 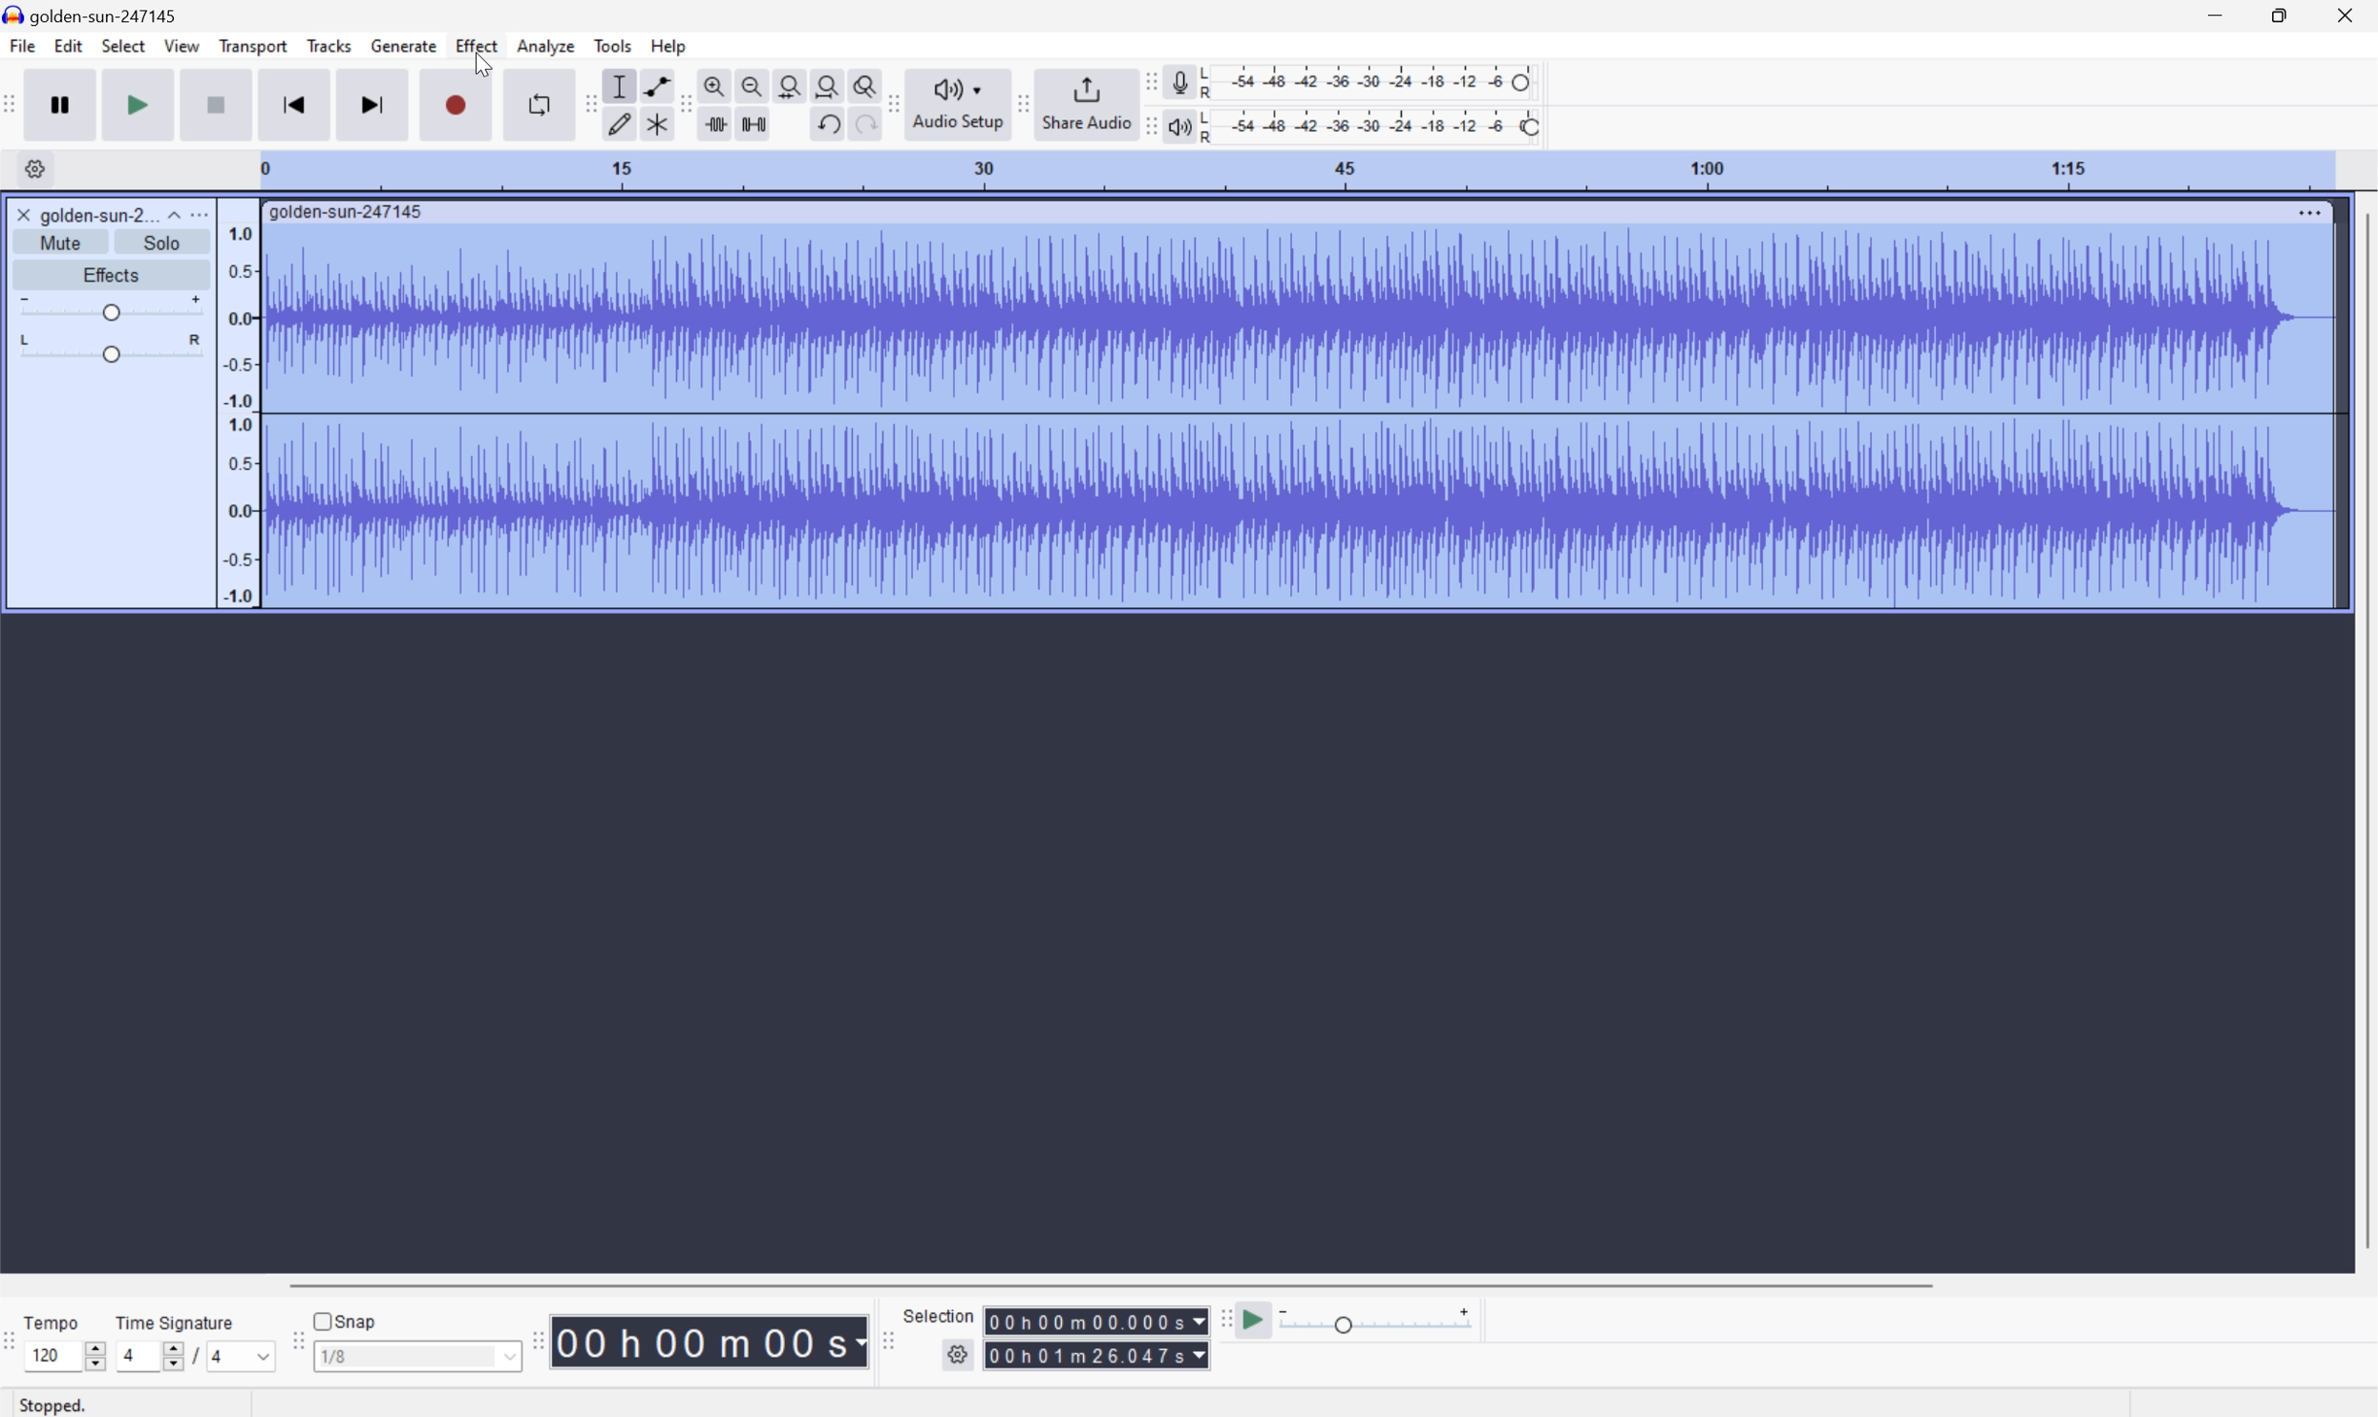 I want to click on Enable looping, so click(x=539, y=103).